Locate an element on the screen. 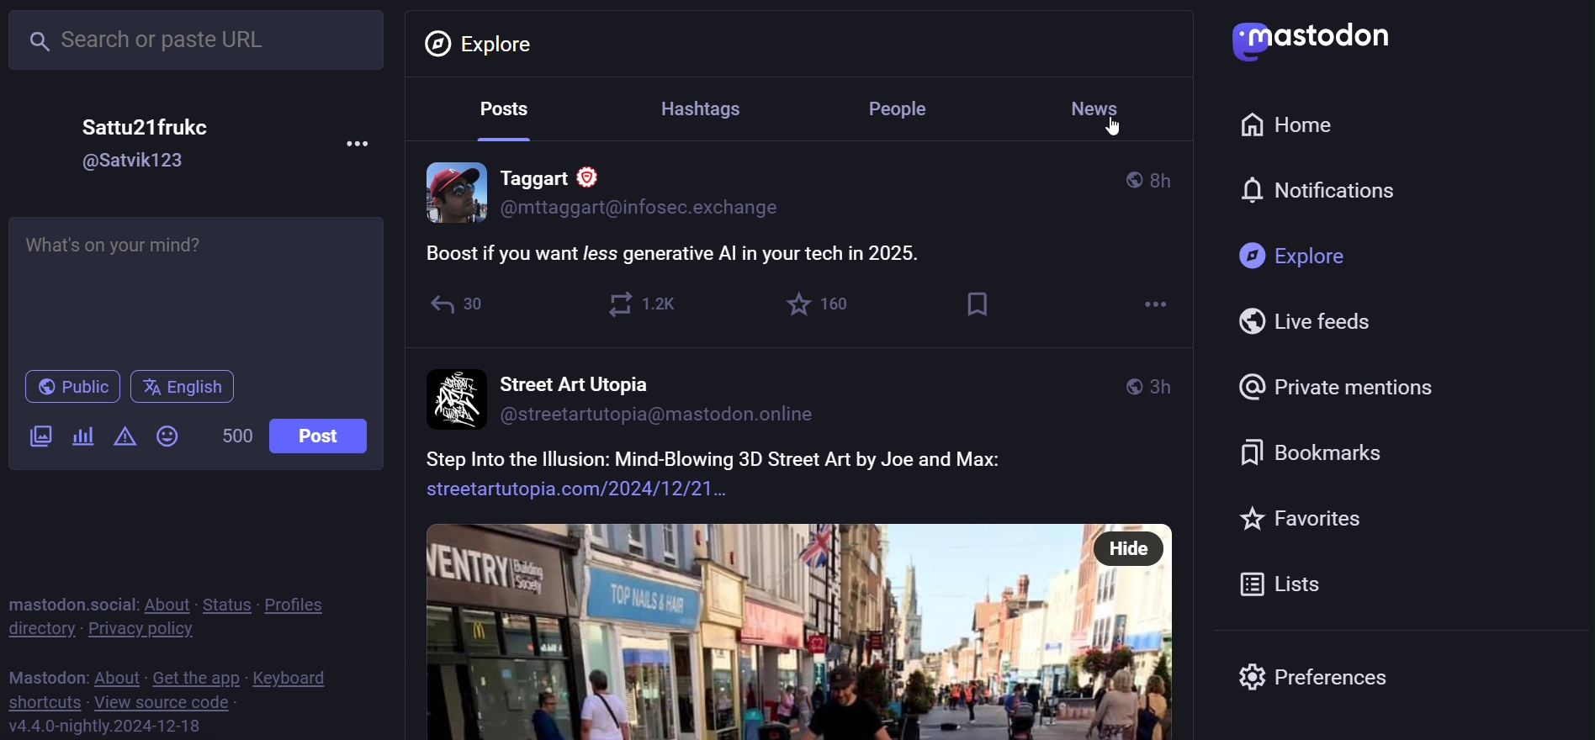 The width and height of the screenshot is (1595, 740). english is located at coordinates (184, 388).